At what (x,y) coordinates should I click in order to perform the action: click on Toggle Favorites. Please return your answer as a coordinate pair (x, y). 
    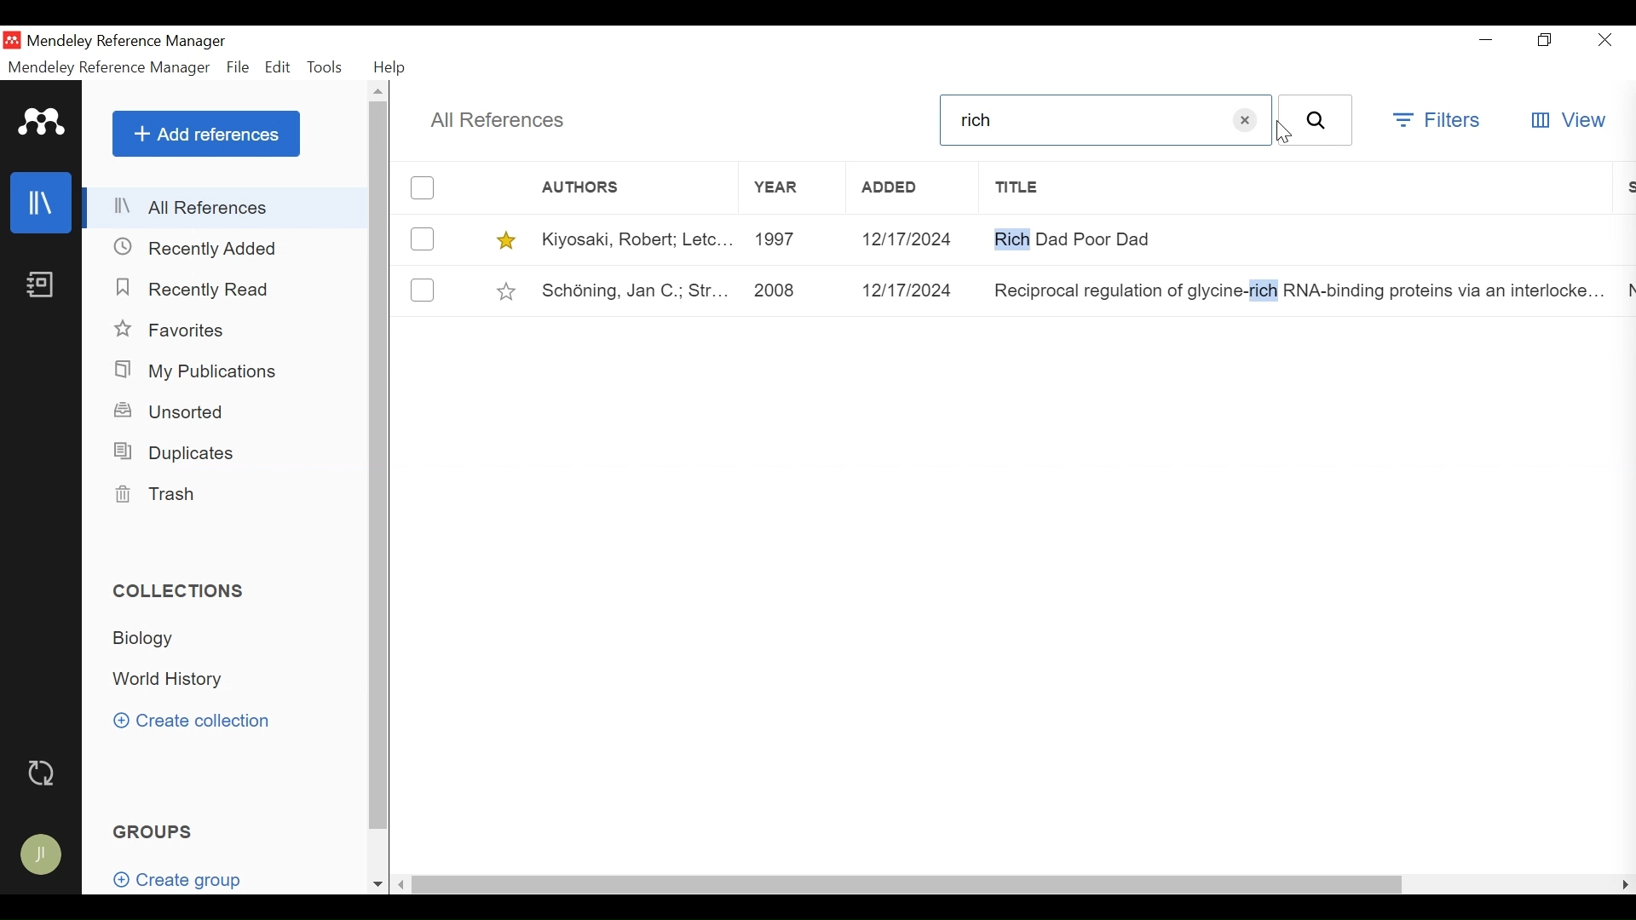
    Looking at the image, I should click on (507, 289).